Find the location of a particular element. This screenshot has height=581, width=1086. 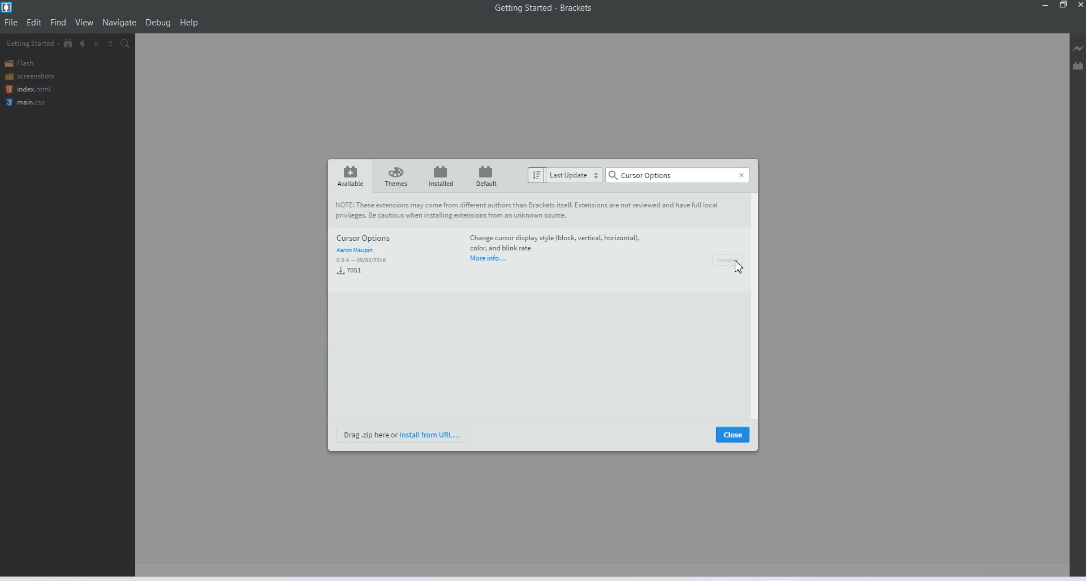

Find in Files is located at coordinates (126, 44).